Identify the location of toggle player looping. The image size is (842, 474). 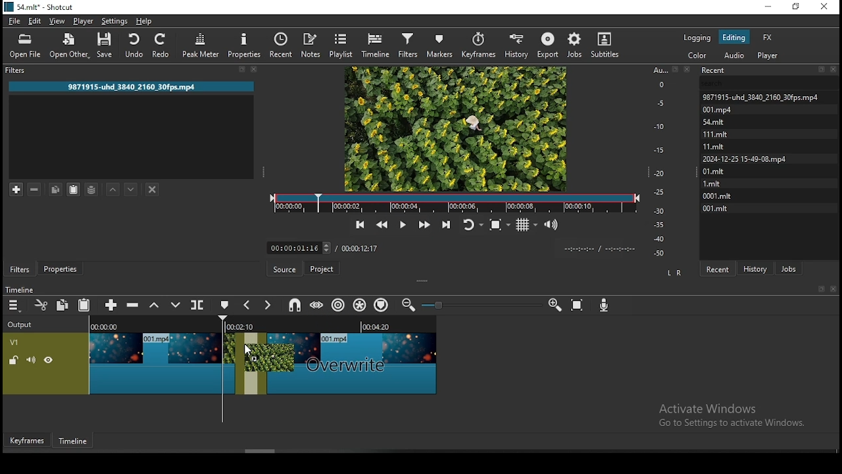
(472, 223).